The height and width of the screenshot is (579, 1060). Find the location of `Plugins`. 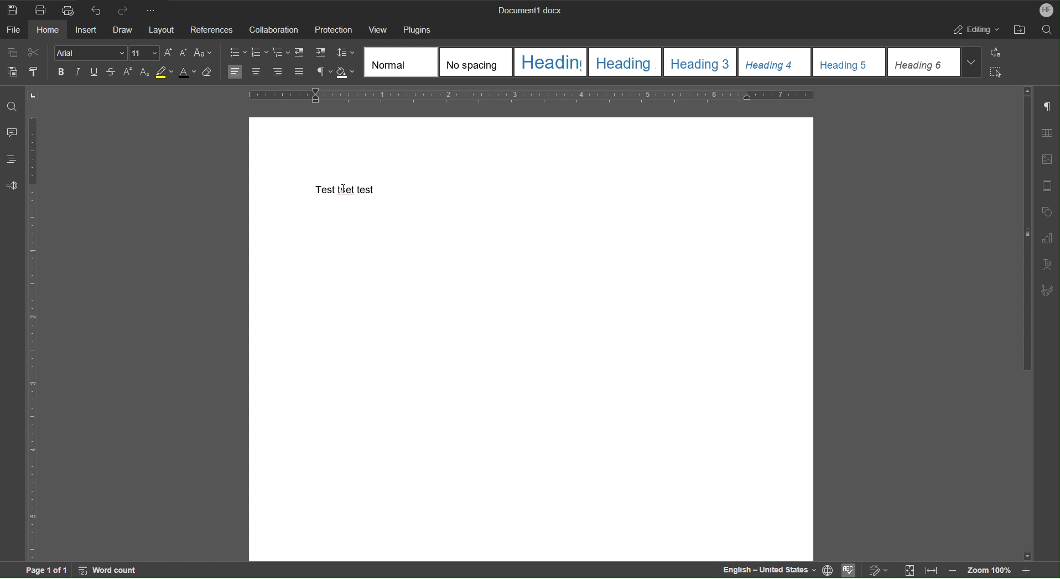

Plugins is located at coordinates (416, 29).